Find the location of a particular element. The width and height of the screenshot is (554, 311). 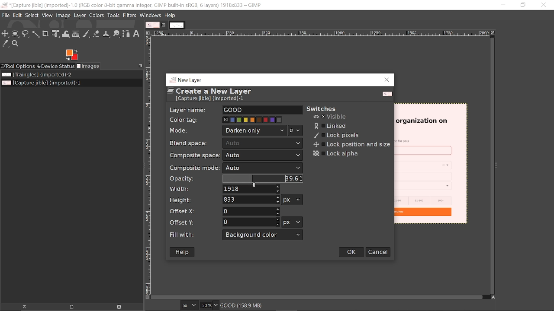

Image is located at coordinates (64, 15).